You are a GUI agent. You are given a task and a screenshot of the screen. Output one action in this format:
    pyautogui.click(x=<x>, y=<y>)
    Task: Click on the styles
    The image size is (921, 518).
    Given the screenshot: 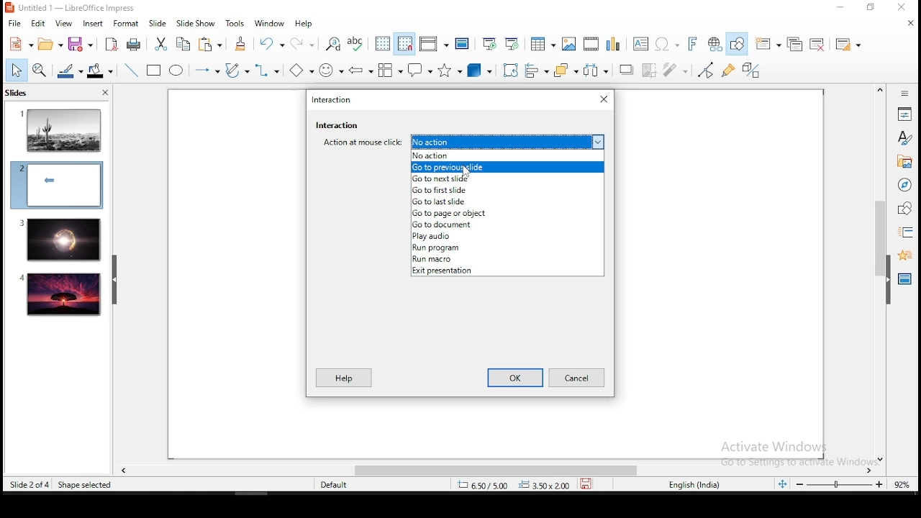 What is the action you would take?
    pyautogui.click(x=904, y=137)
    